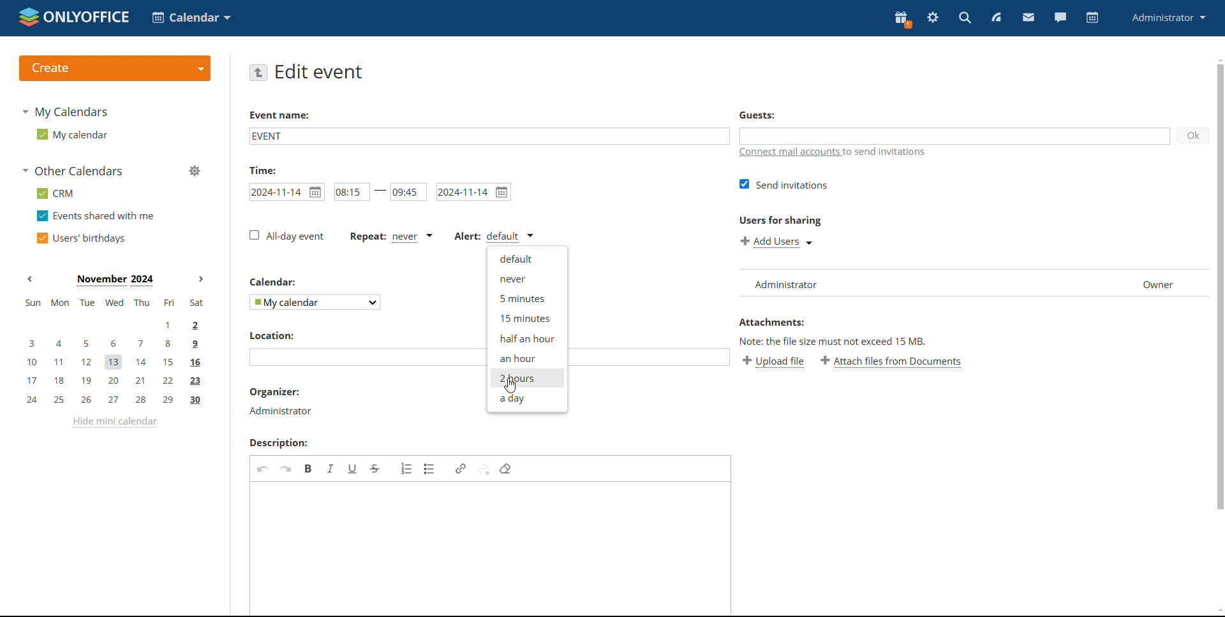 The image size is (1225, 617). I want to click on alert type, so click(493, 236).